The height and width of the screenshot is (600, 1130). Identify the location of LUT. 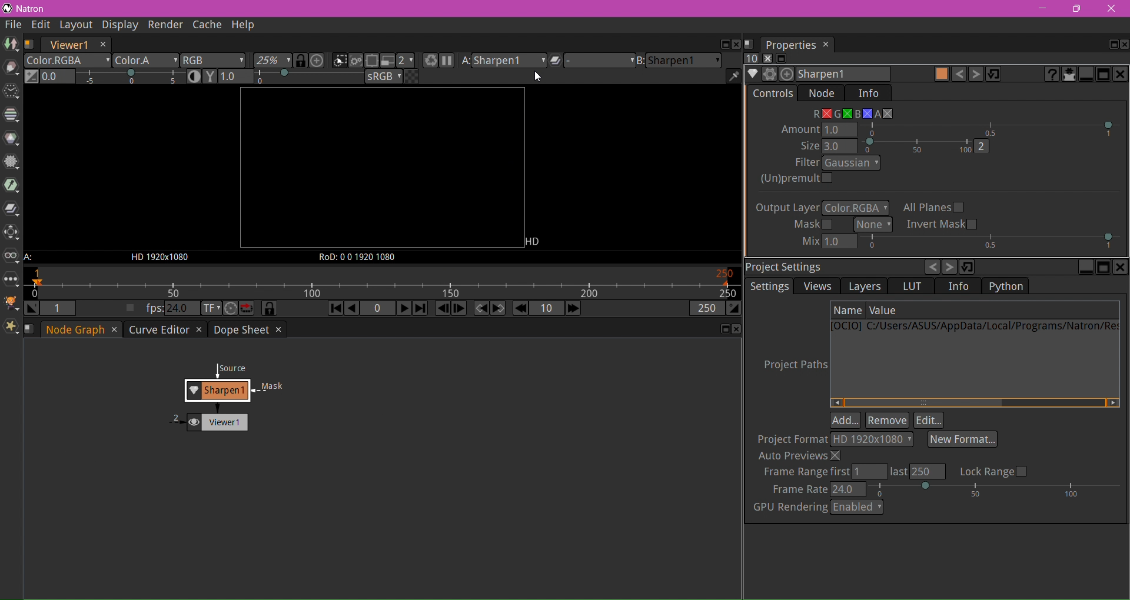
(913, 286).